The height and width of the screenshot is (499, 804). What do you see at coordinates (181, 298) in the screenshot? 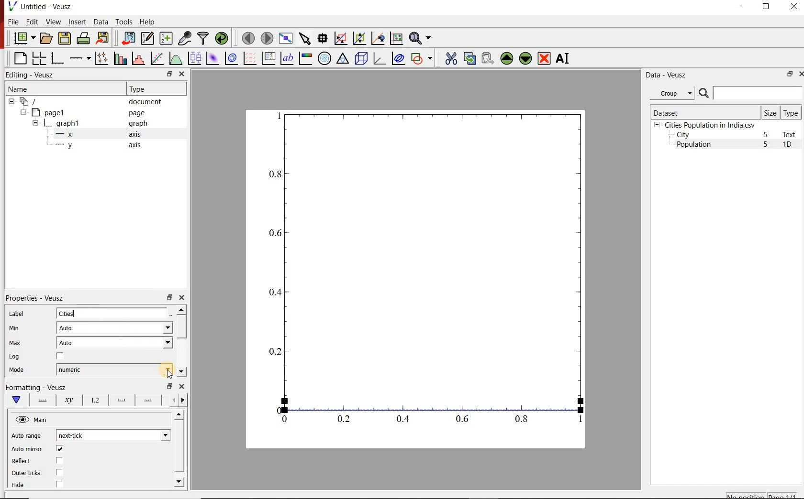
I see `close` at bounding box center [181, 298].